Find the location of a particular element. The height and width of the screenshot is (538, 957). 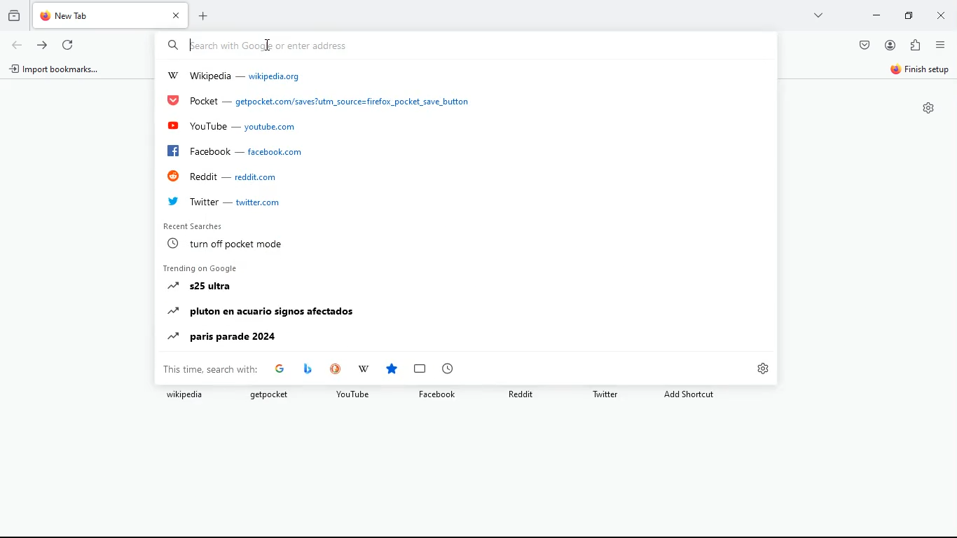

This time, search with: is located at coordinates (210, 369).